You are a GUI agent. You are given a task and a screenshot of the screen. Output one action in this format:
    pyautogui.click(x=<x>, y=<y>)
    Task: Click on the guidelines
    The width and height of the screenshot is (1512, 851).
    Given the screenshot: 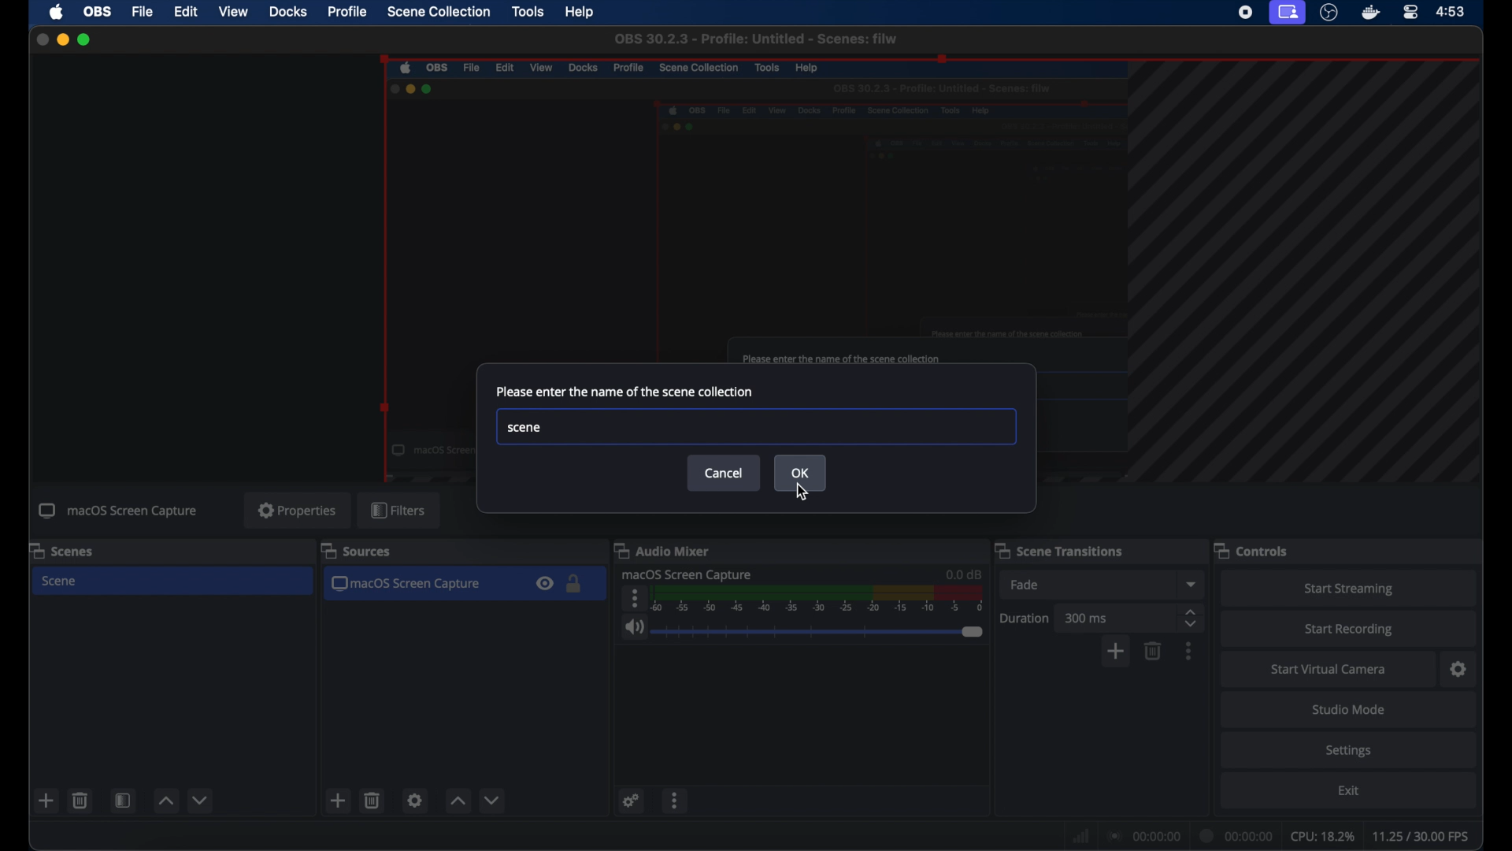 What is the action you would take?
    pyautogui.click(x=1310, y=276)
    